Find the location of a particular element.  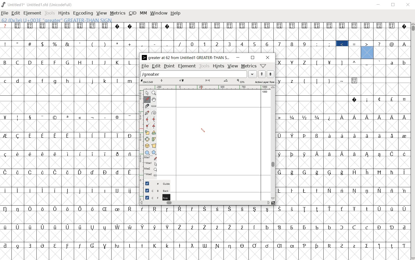

change whether spiro is active or not is located at coordinates (154, 112).